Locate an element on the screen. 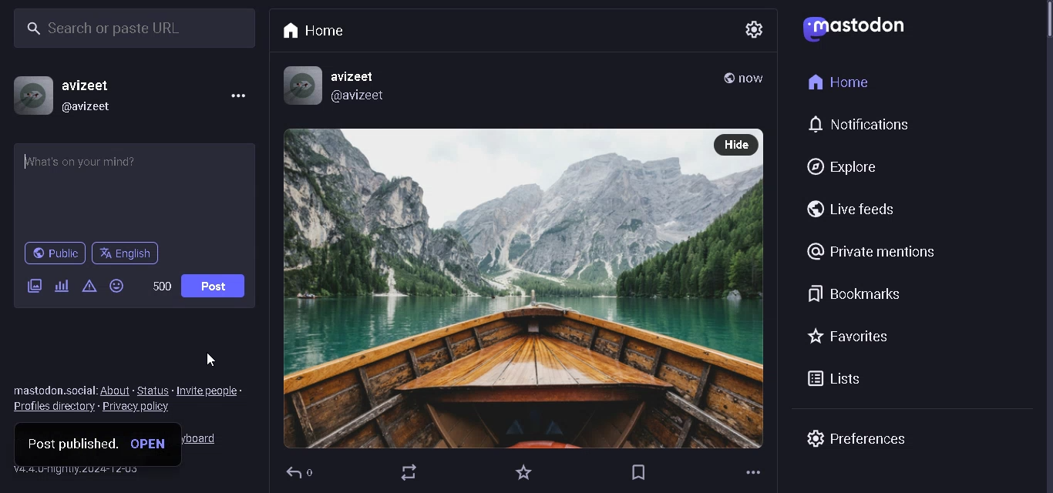 This screenshot has height=493, width=1053. lists is located at coordinates (841, 379).